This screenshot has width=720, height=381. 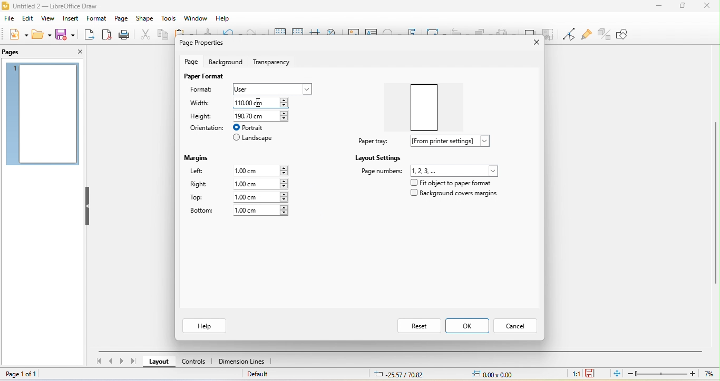 What do you see at coordinates (264, 375) in the screenshot?
I see `default` at bounding box center [264, 375].